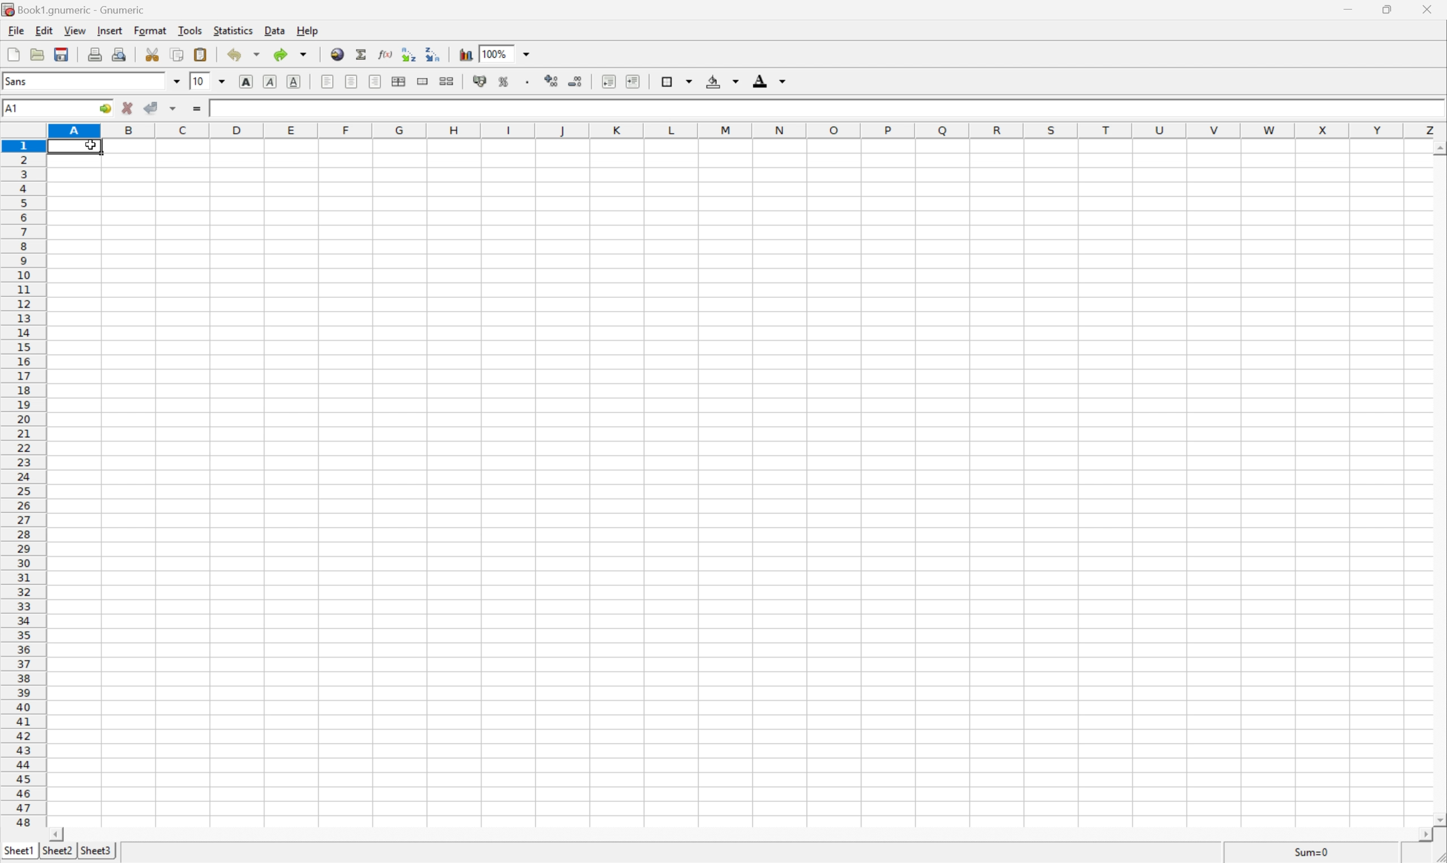 This screenshot has height=863, width=1447. I want to click on bold, so click(247, 81).